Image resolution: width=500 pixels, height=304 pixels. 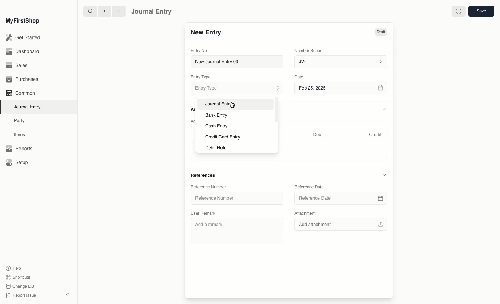 What do you see at coordinates (117, 11) in the screenshot?
I see `forward >` at bounding box center [117, 11].